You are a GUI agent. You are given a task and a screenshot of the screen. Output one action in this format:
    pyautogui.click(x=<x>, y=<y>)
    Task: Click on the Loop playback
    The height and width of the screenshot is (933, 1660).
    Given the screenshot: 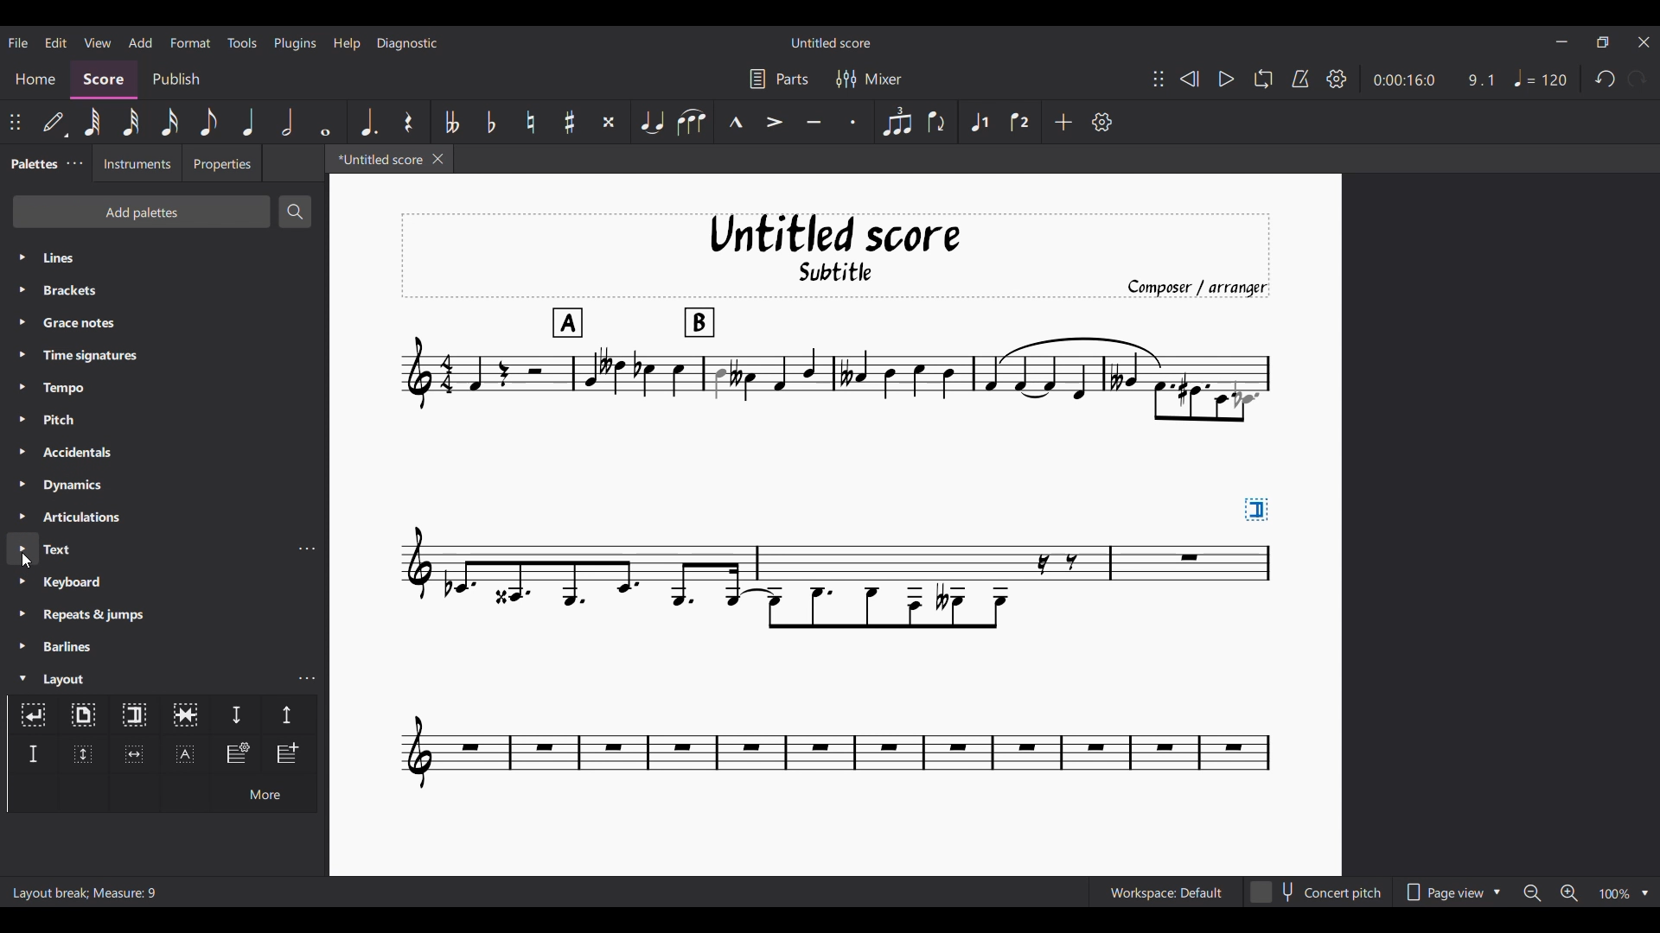 What is the action you would take?
    pyautogui.click(x=1263, y=79)
    